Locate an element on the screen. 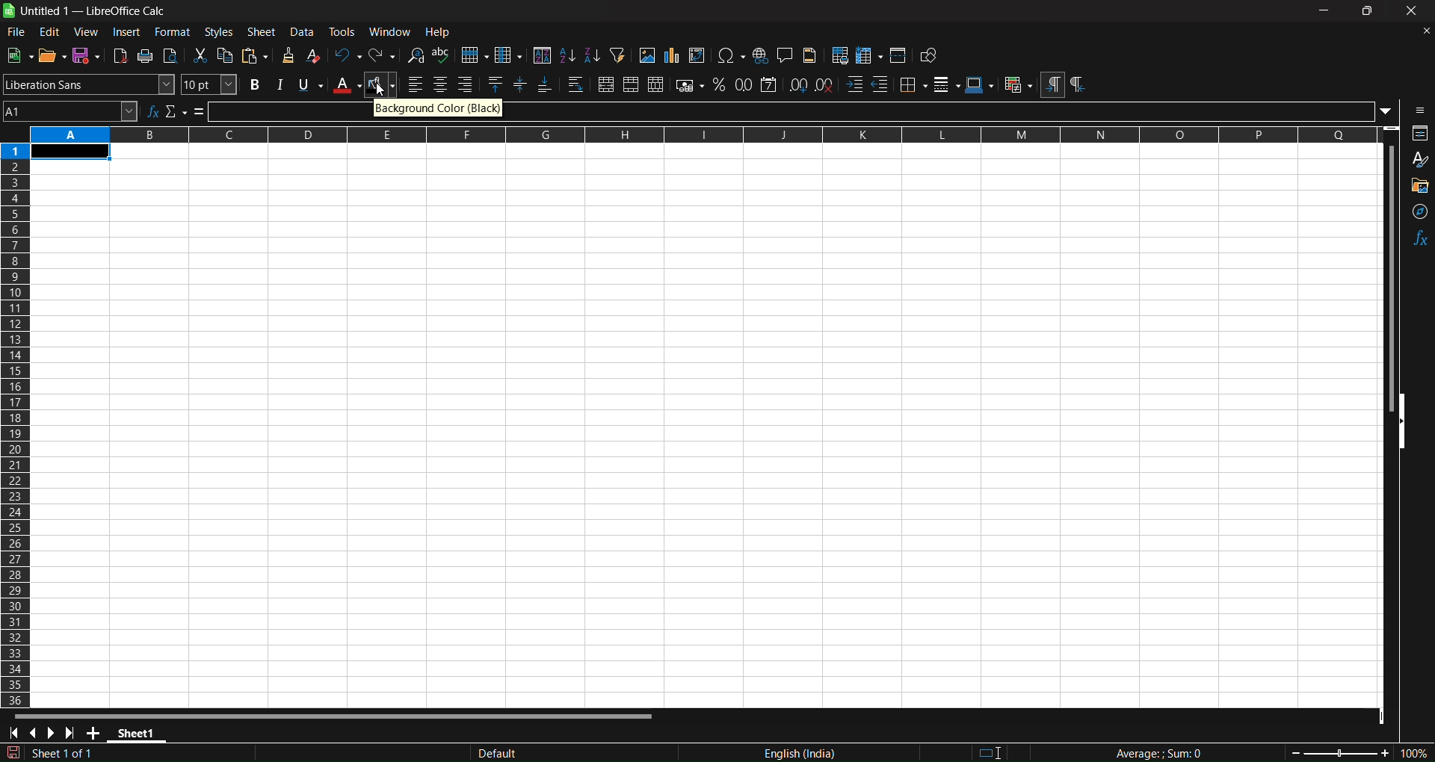 The width and height of the screenshot is (1435, 762). increase indent is located at coordinates (855, 84).